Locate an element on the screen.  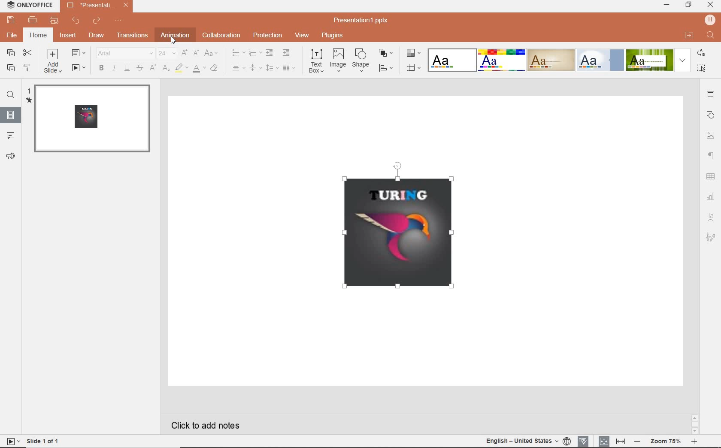
comments is located at coordinates (11, 136).